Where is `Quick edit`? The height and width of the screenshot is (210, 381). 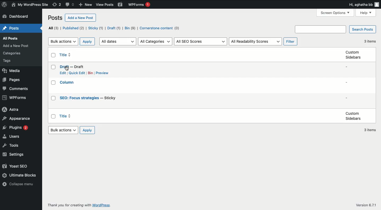 Quick edit is located at coordinates (77, 73).